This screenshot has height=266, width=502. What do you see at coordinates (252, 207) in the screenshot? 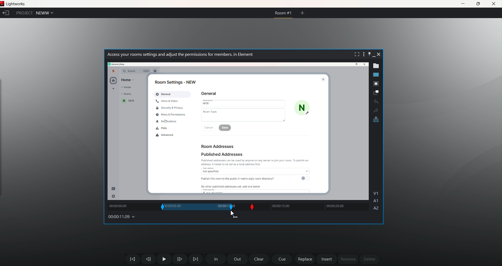
I see `Slip` at bounding box center [252, 207].